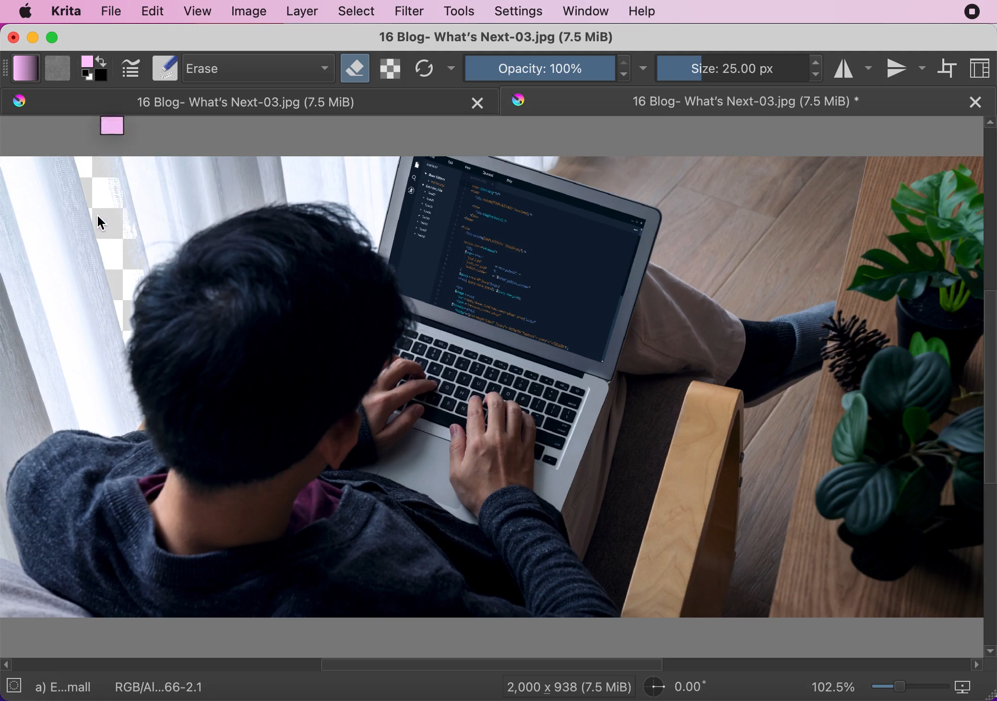 Image resolution: width=997 pixels, height=701 pixels. Describe the element at coordinates (155, 12) in the screenshot. I see `edit` at that location.